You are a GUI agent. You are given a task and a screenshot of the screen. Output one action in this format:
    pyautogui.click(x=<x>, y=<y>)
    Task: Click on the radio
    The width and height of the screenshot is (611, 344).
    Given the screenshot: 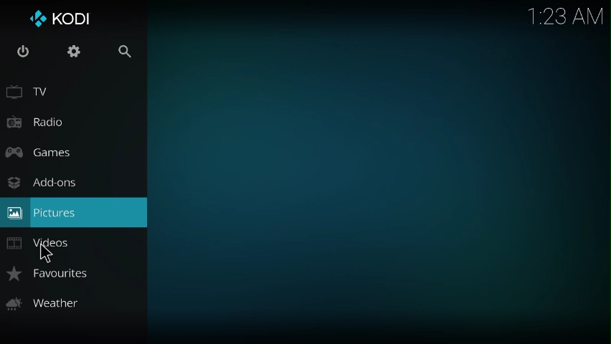 What is the action you would take?
    pyautogui.click(x=36, y=122)
    